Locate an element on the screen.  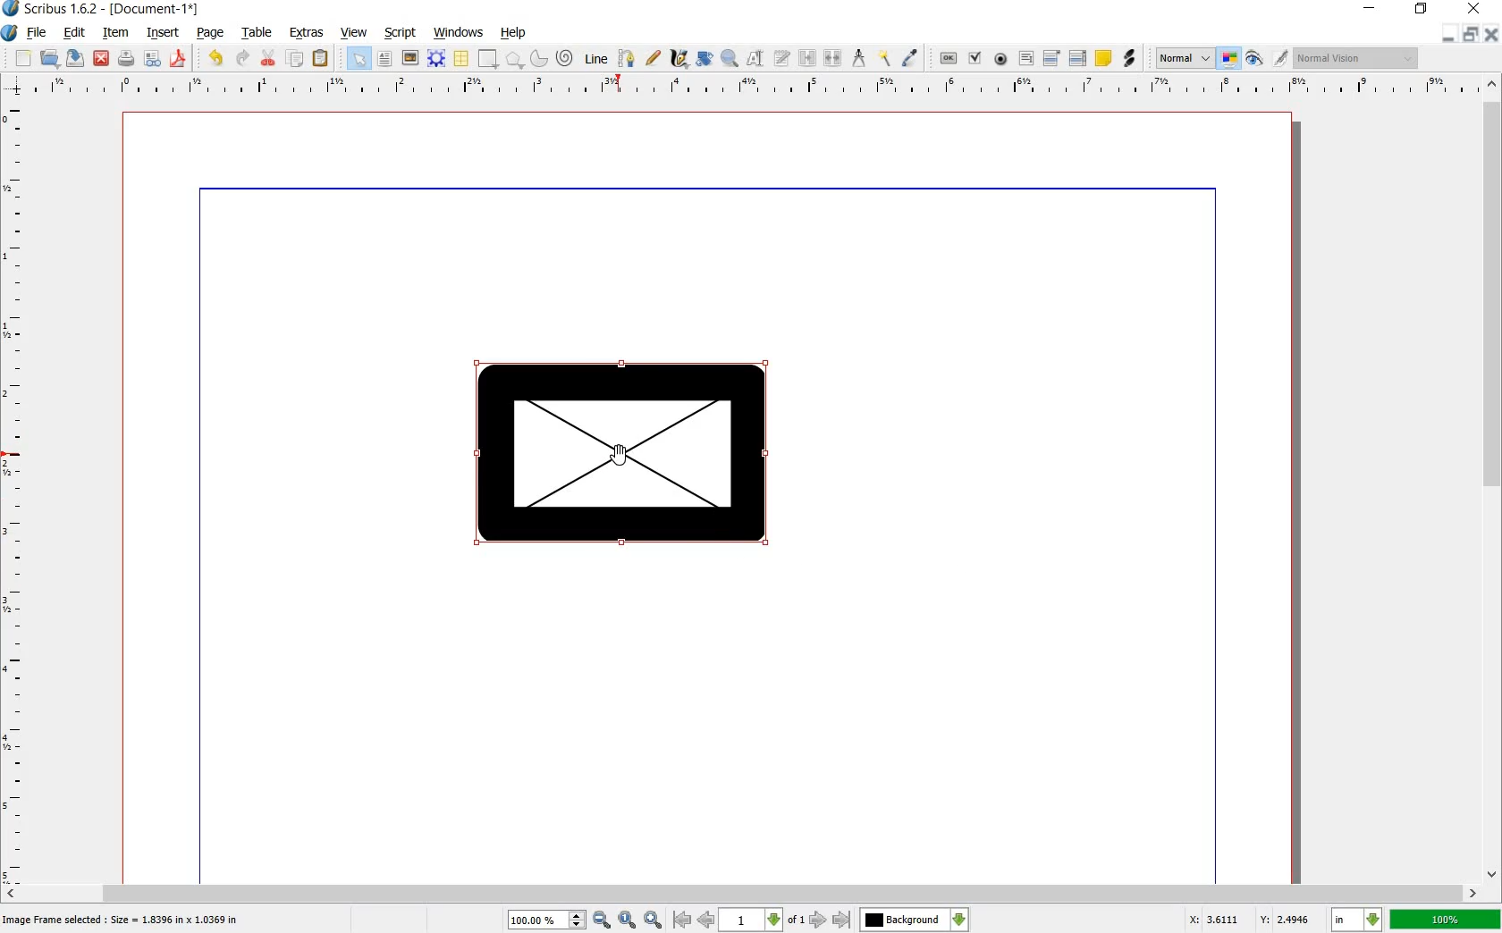
file is located at coordinates (37, 35).